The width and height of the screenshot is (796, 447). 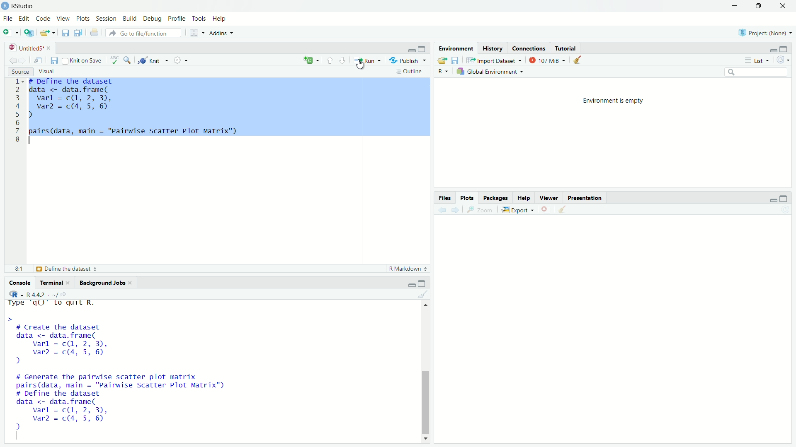 I want to click on Files, so click(x=445, y=197).